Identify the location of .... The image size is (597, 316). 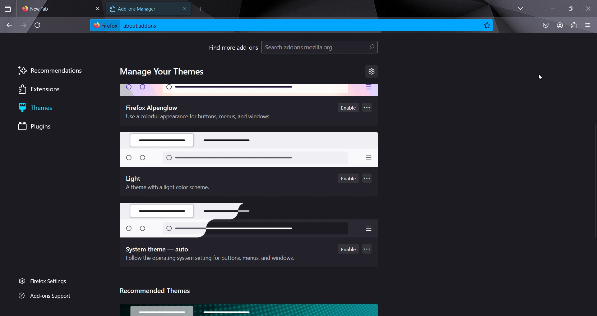
(367, 107).